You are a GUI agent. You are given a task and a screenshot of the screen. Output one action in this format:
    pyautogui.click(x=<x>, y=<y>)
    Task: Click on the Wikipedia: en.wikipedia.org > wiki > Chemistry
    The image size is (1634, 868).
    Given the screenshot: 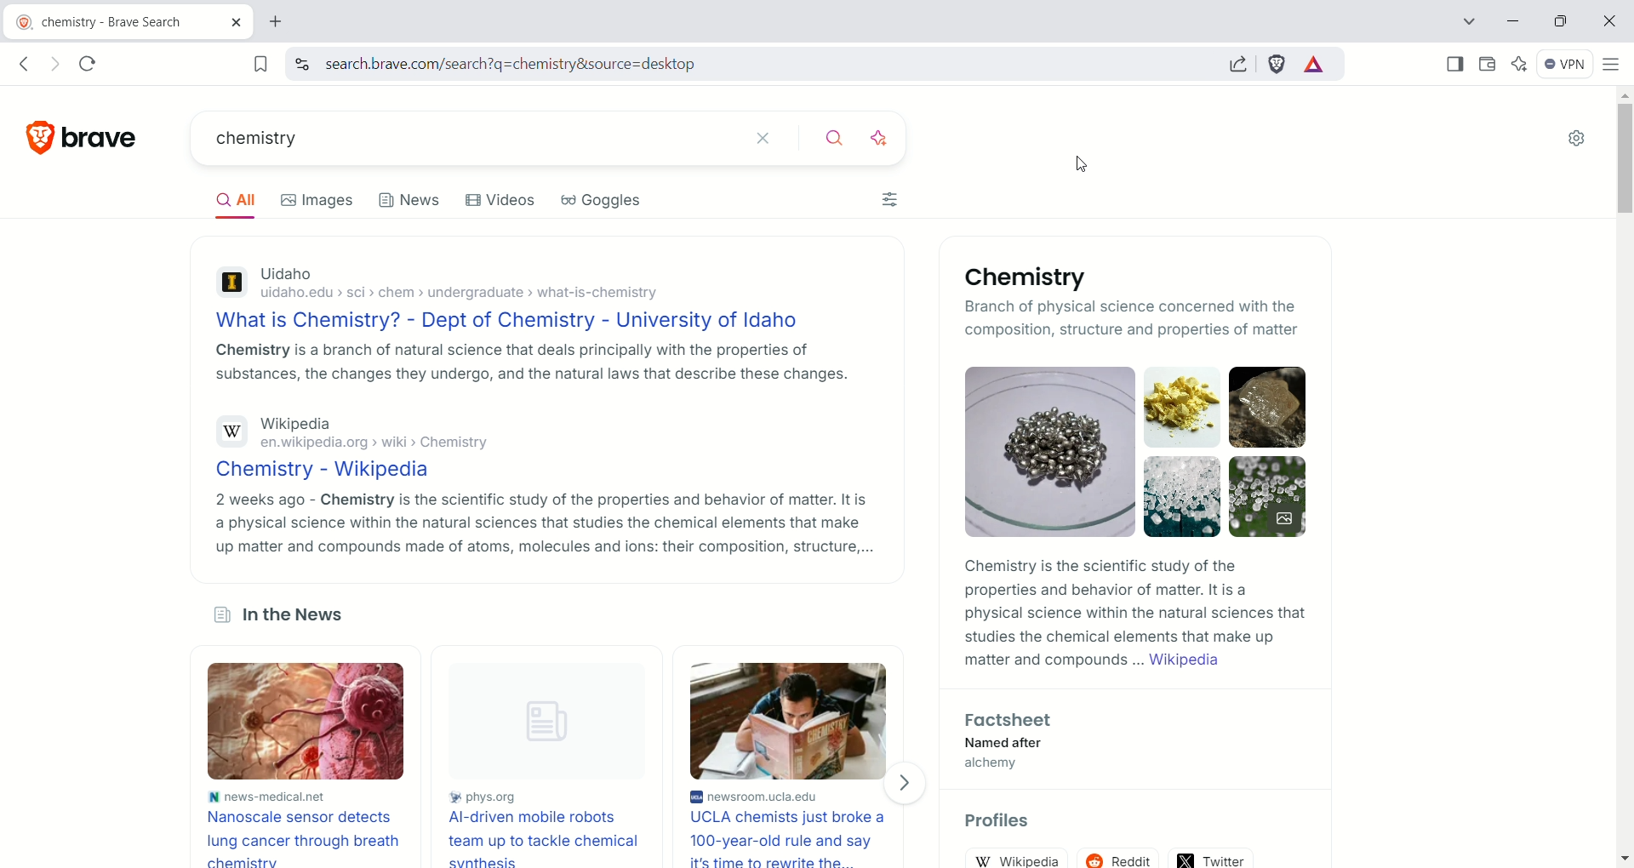 What is the action you would take?
    pyautogui.click(x=535, y=435)
    